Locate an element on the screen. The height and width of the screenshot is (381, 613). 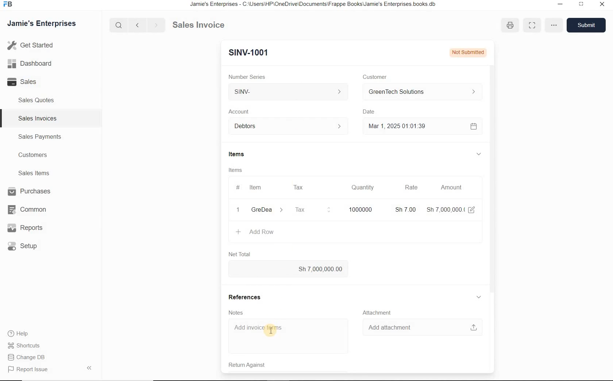
Mar 1,2025 01:01:39 is located at coordinates (412, 126).